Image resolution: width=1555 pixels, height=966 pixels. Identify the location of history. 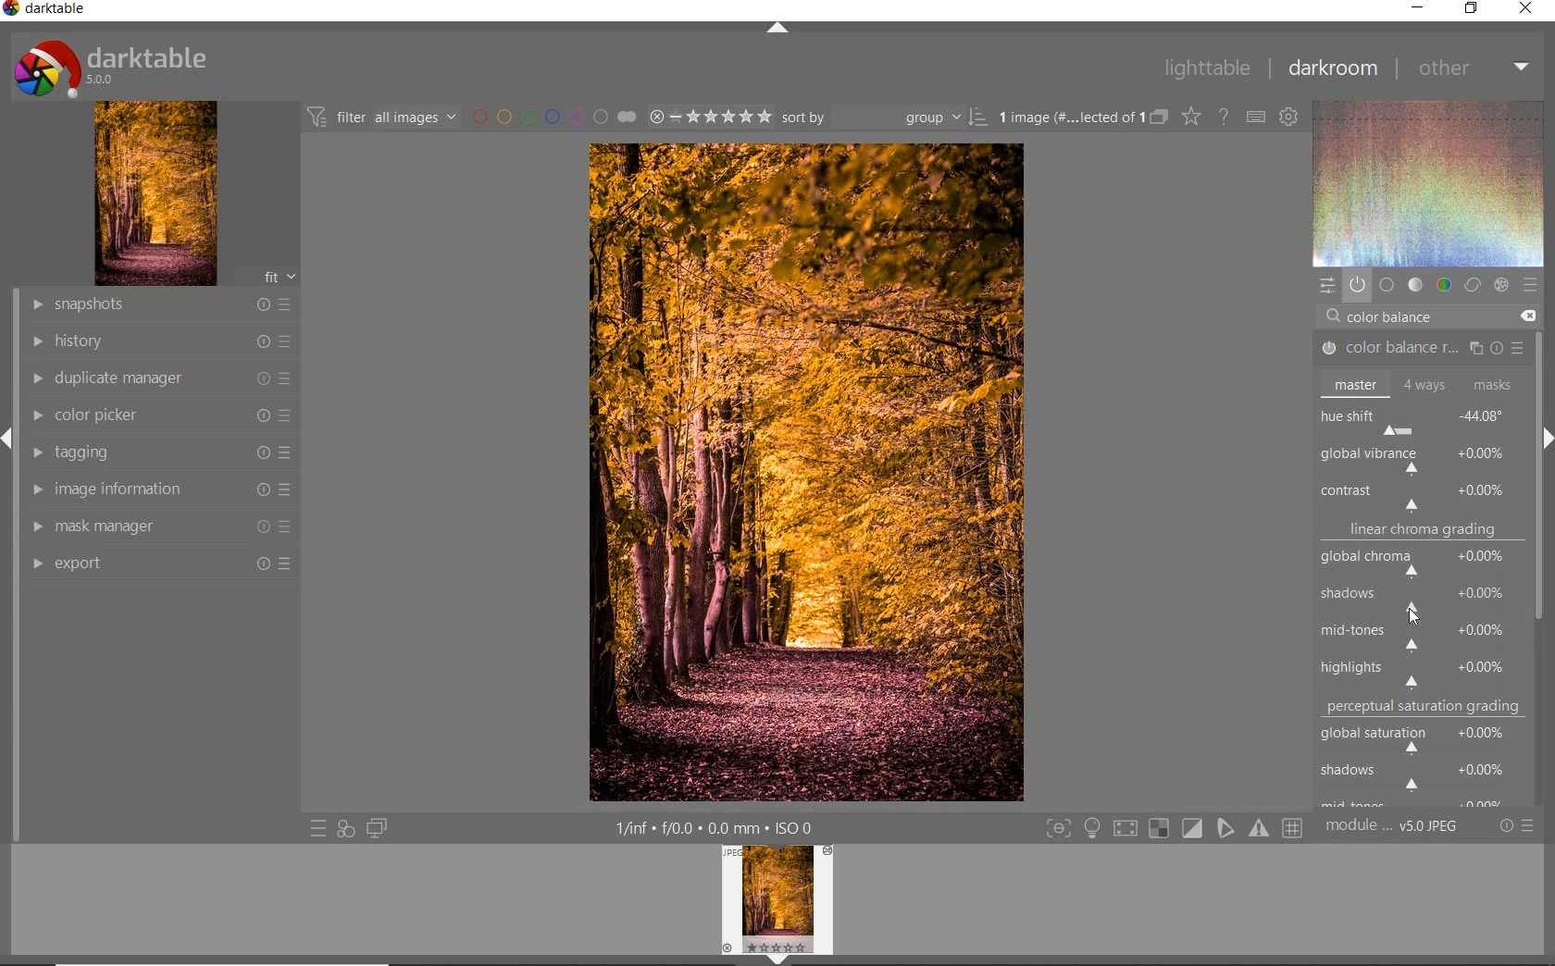
(160, 340).